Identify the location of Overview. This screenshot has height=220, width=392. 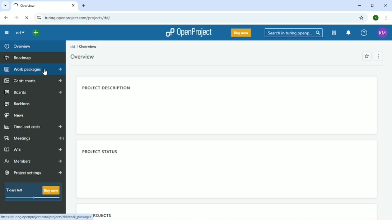
(83, 57).